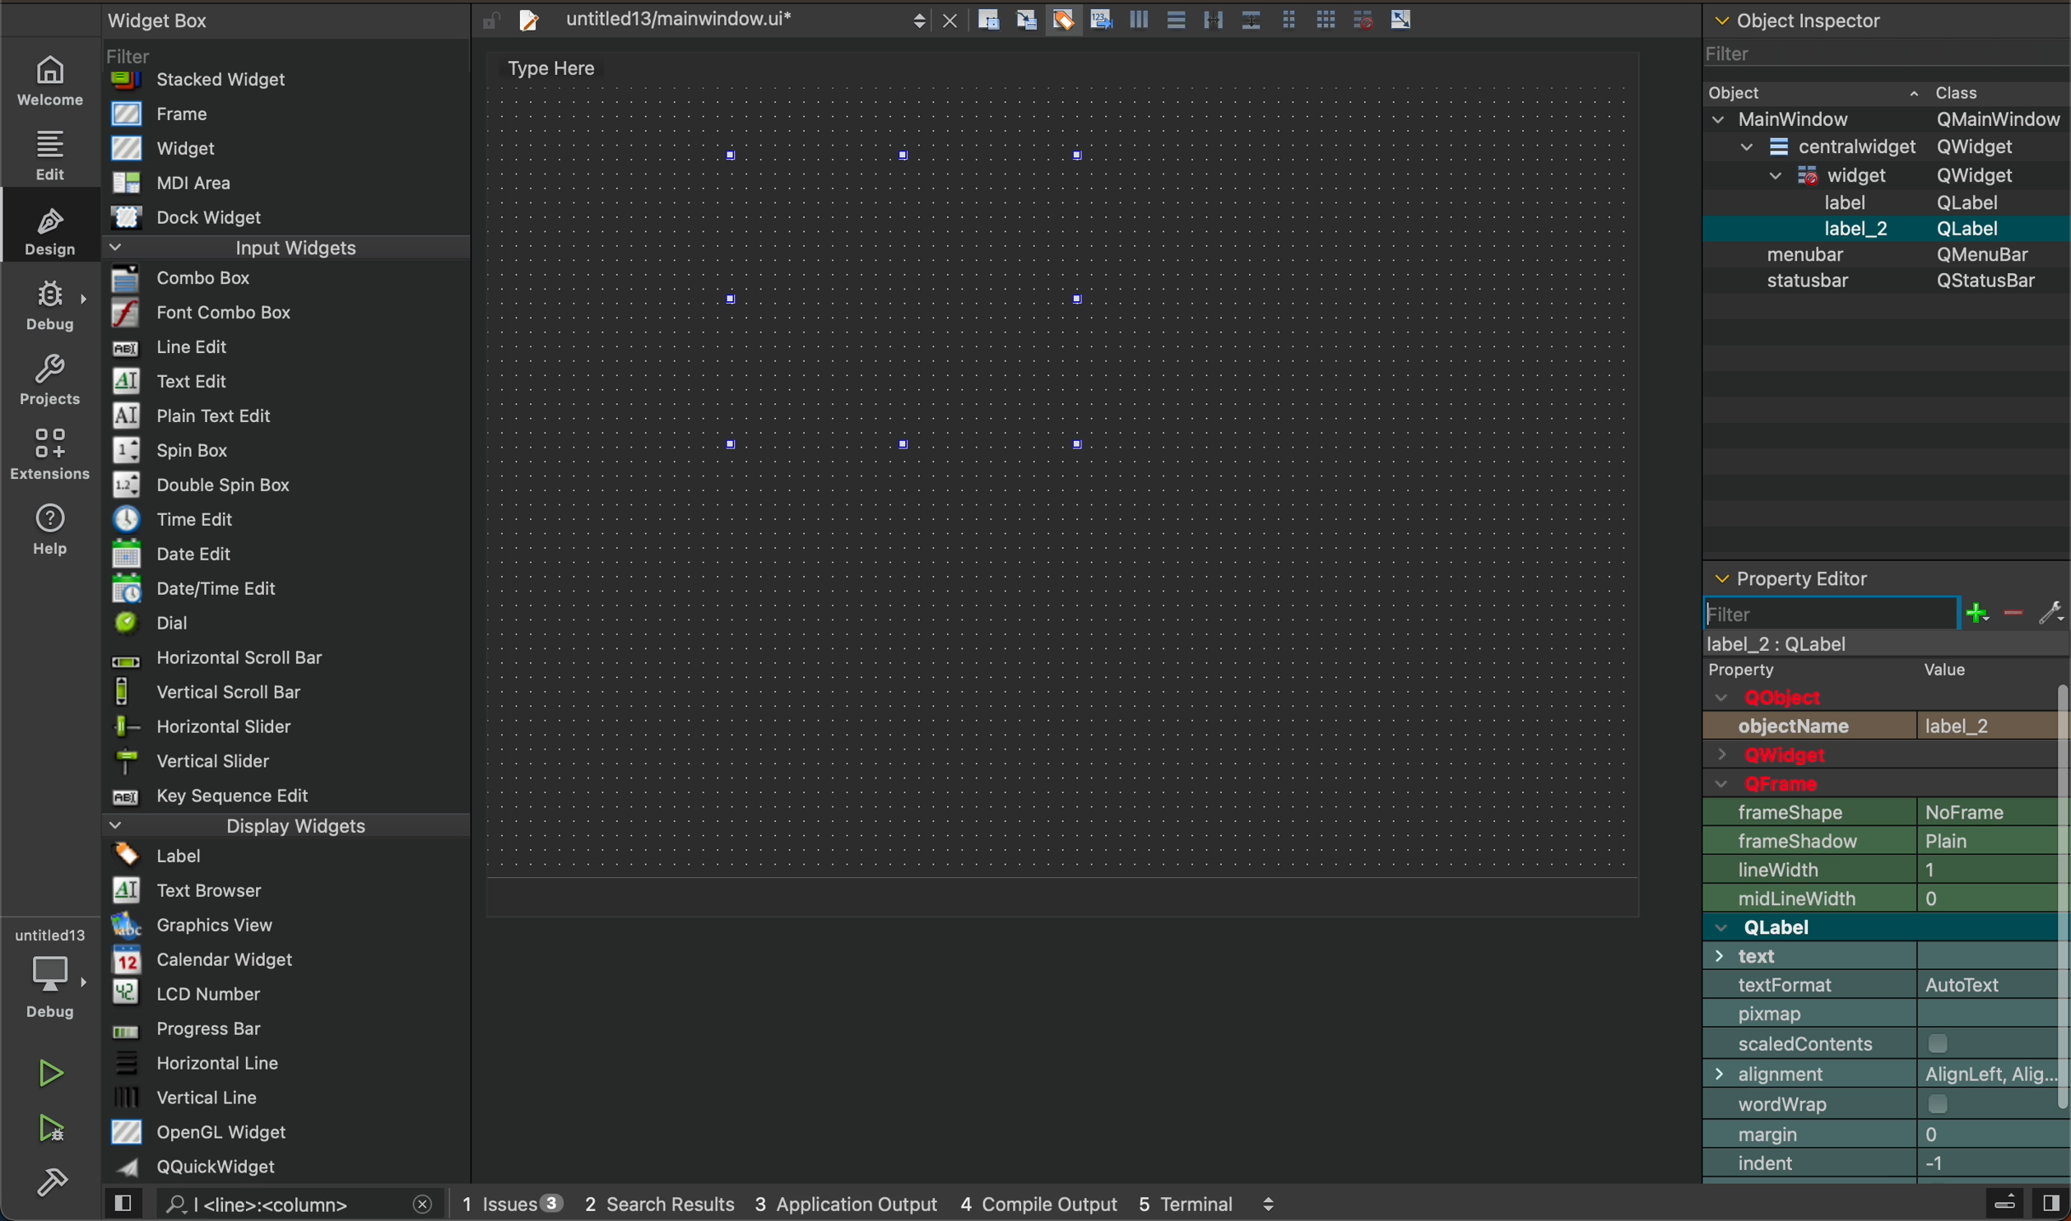 Image resolution: width=2071 pixels, height=1221 pixels. What do you see at coordinates (1891, 756) in the screenshot?
I see `qwidget` at bounding box center [1891, 756].